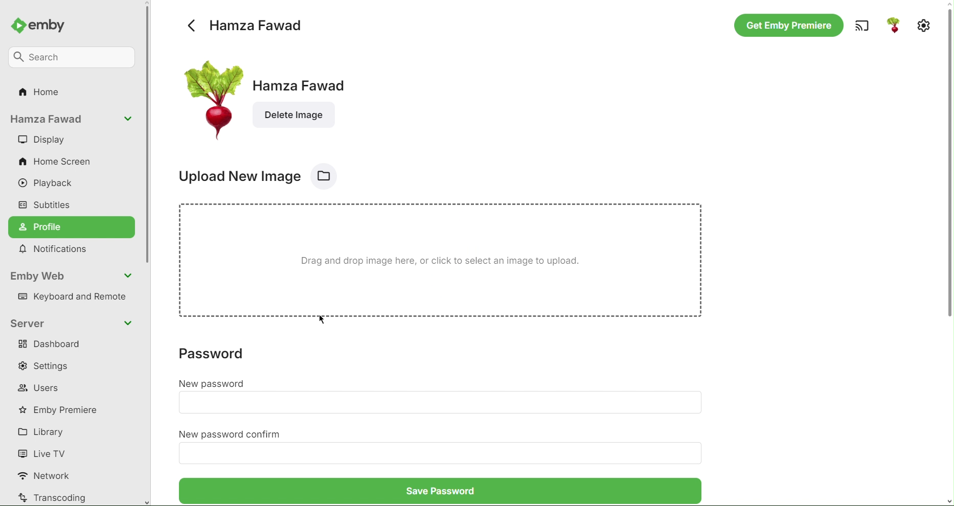  Describe the element at coordinates (894, 26) in the screenshot. I see `New Profile Image` at that location.